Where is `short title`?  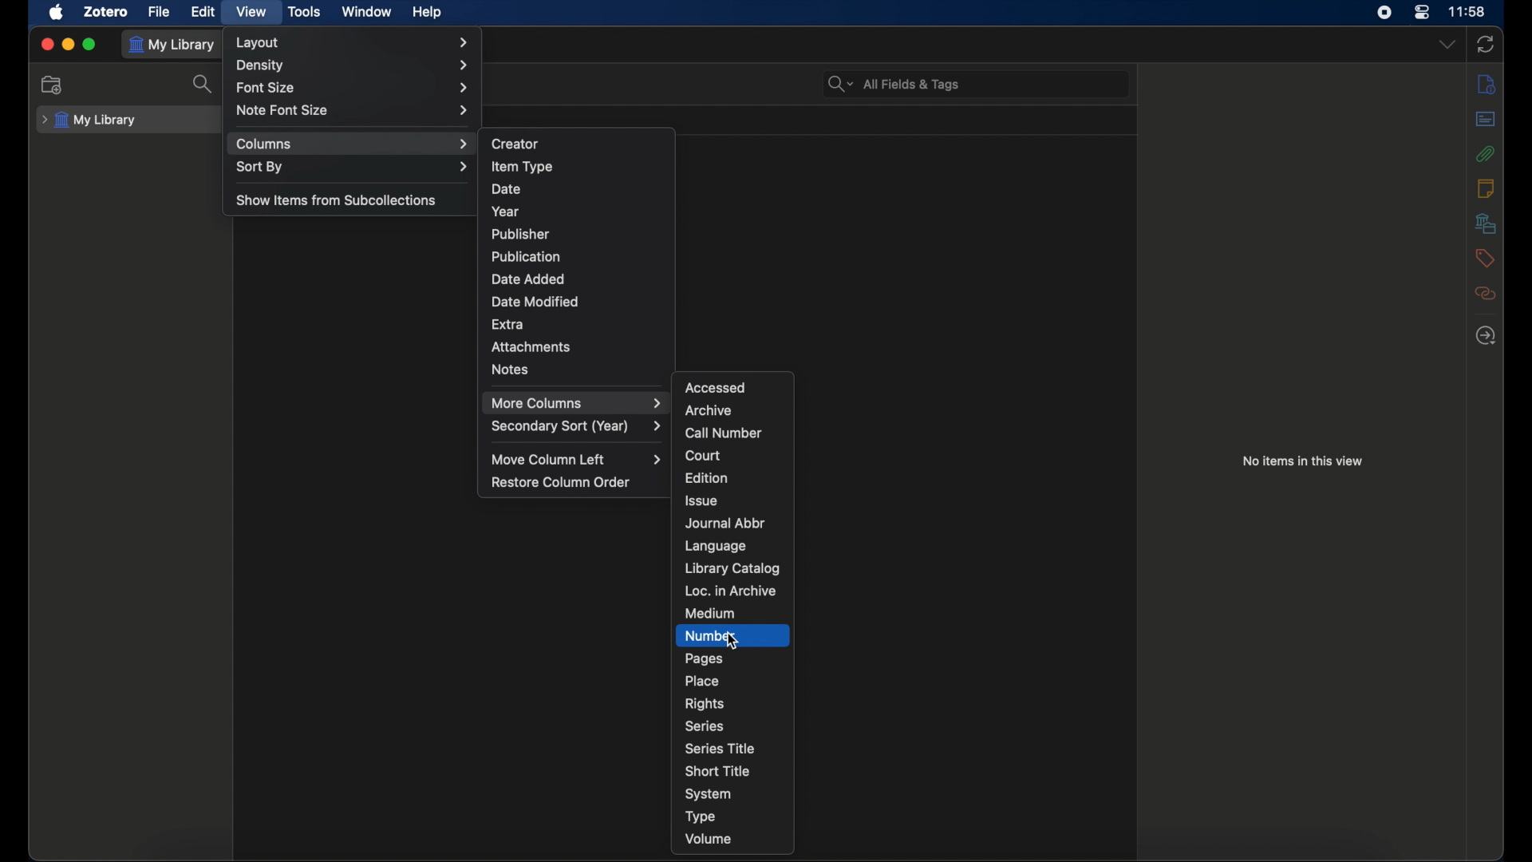
short title is located at coordinates (715, 771).